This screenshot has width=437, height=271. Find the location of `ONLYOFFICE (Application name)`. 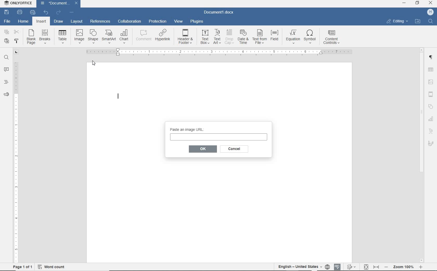

ONLYOFFICE (Application name) is located at coordinates (17, 3).